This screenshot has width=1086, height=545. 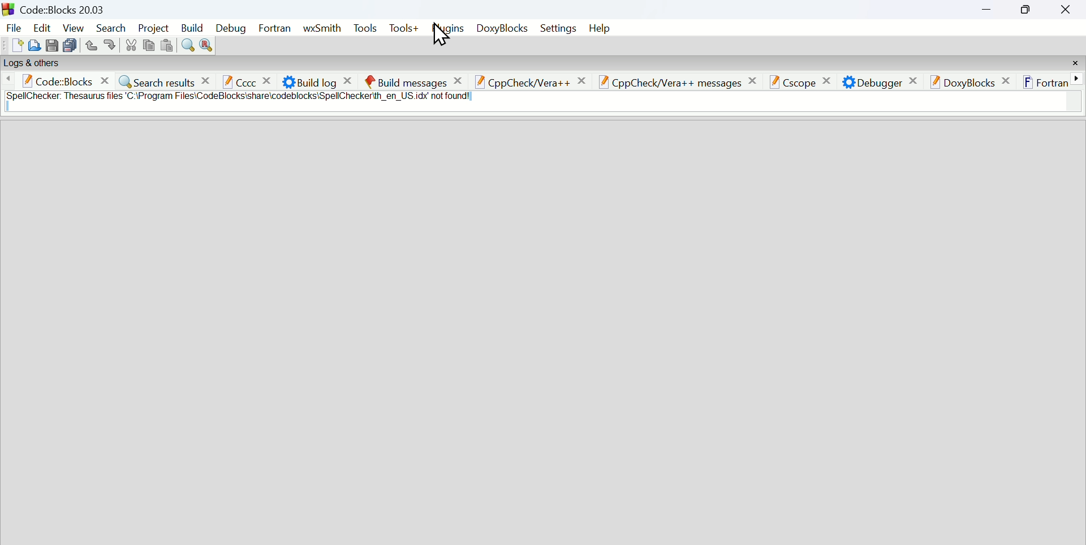 What do you see at coordinates (973, 81) in the screenshot?
I see `doxyblocks` at bounding box center [973, 81].